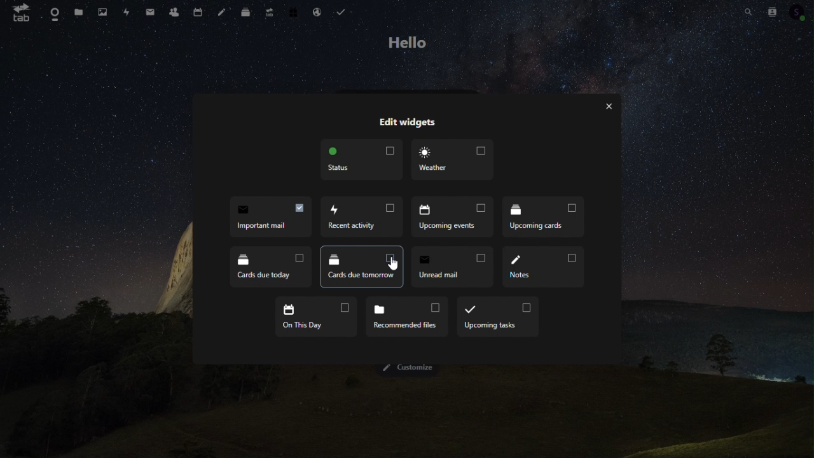  I want to click on customize, so click(408, 369).